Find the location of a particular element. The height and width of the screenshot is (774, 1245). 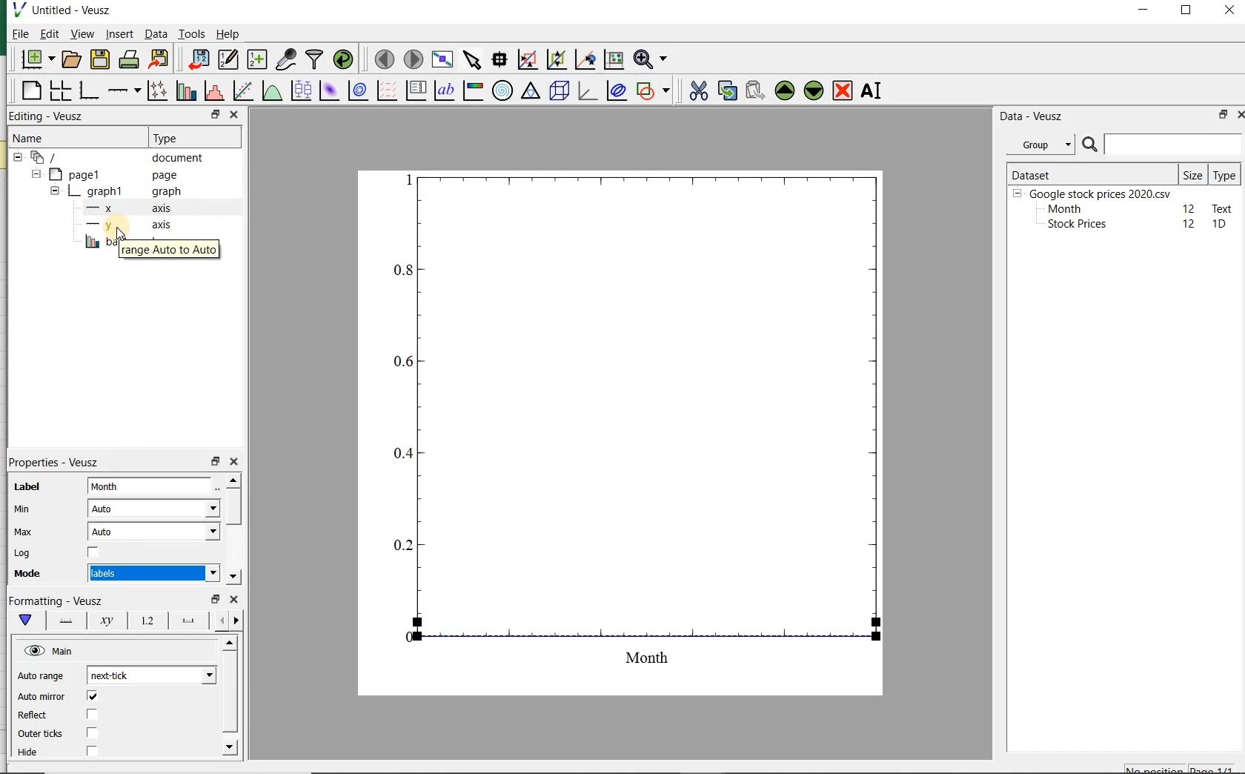

plot key is located at coordinates (416, 92).